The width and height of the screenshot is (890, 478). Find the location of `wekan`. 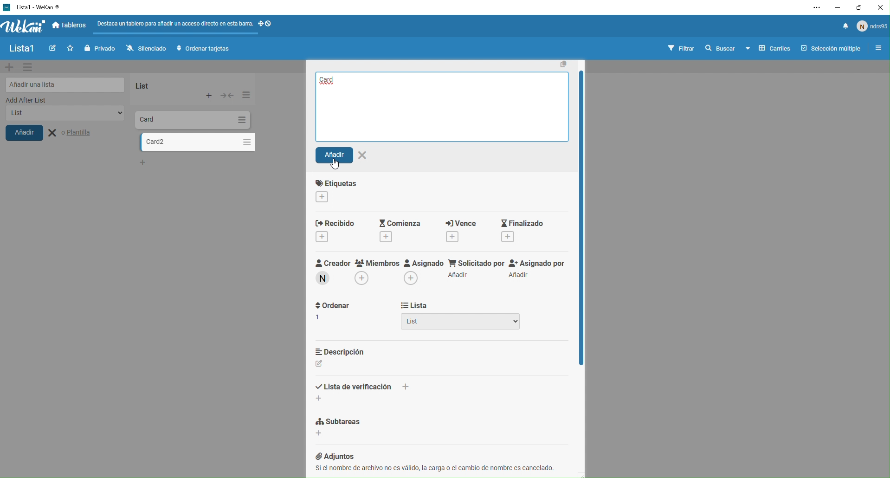

wekan is located at coordinates (24, 27).